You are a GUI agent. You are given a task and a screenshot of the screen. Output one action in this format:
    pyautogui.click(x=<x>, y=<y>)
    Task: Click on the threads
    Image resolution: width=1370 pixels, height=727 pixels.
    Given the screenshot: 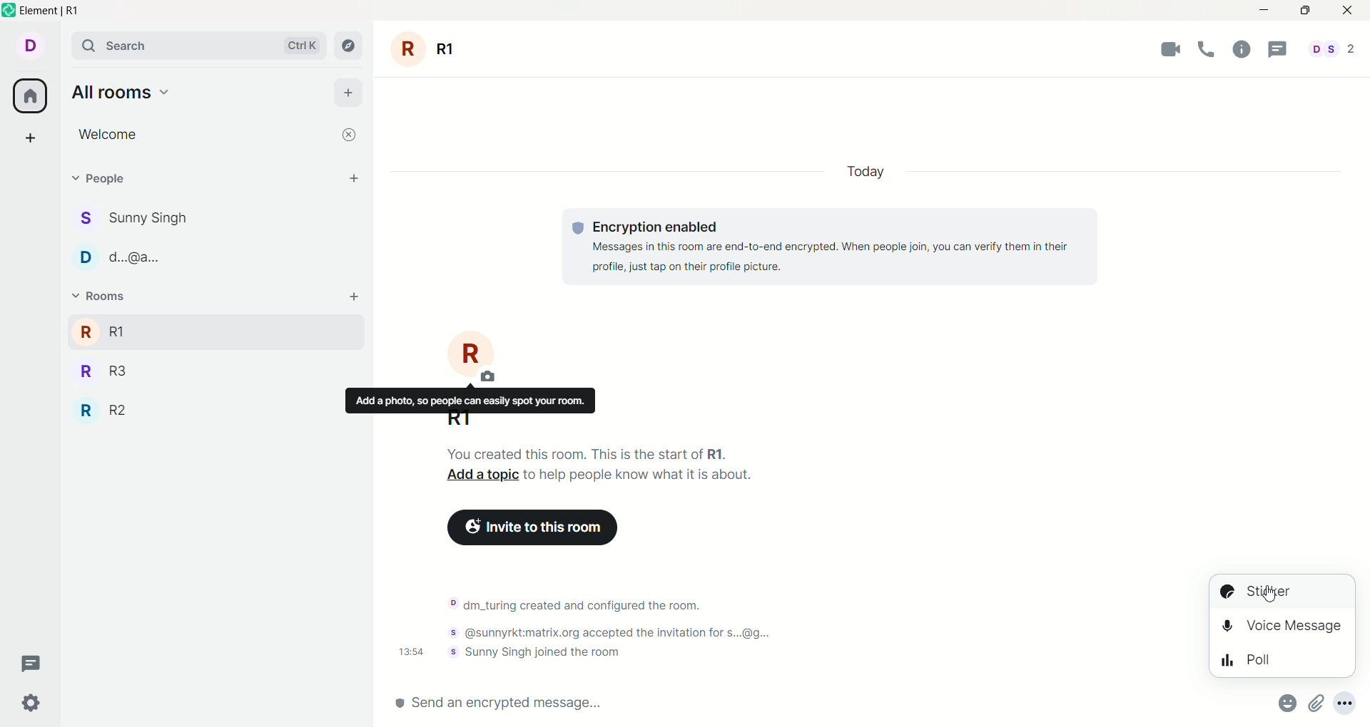 What is the action you would take?
    pyautogui.click(x=1278, y=48)
    